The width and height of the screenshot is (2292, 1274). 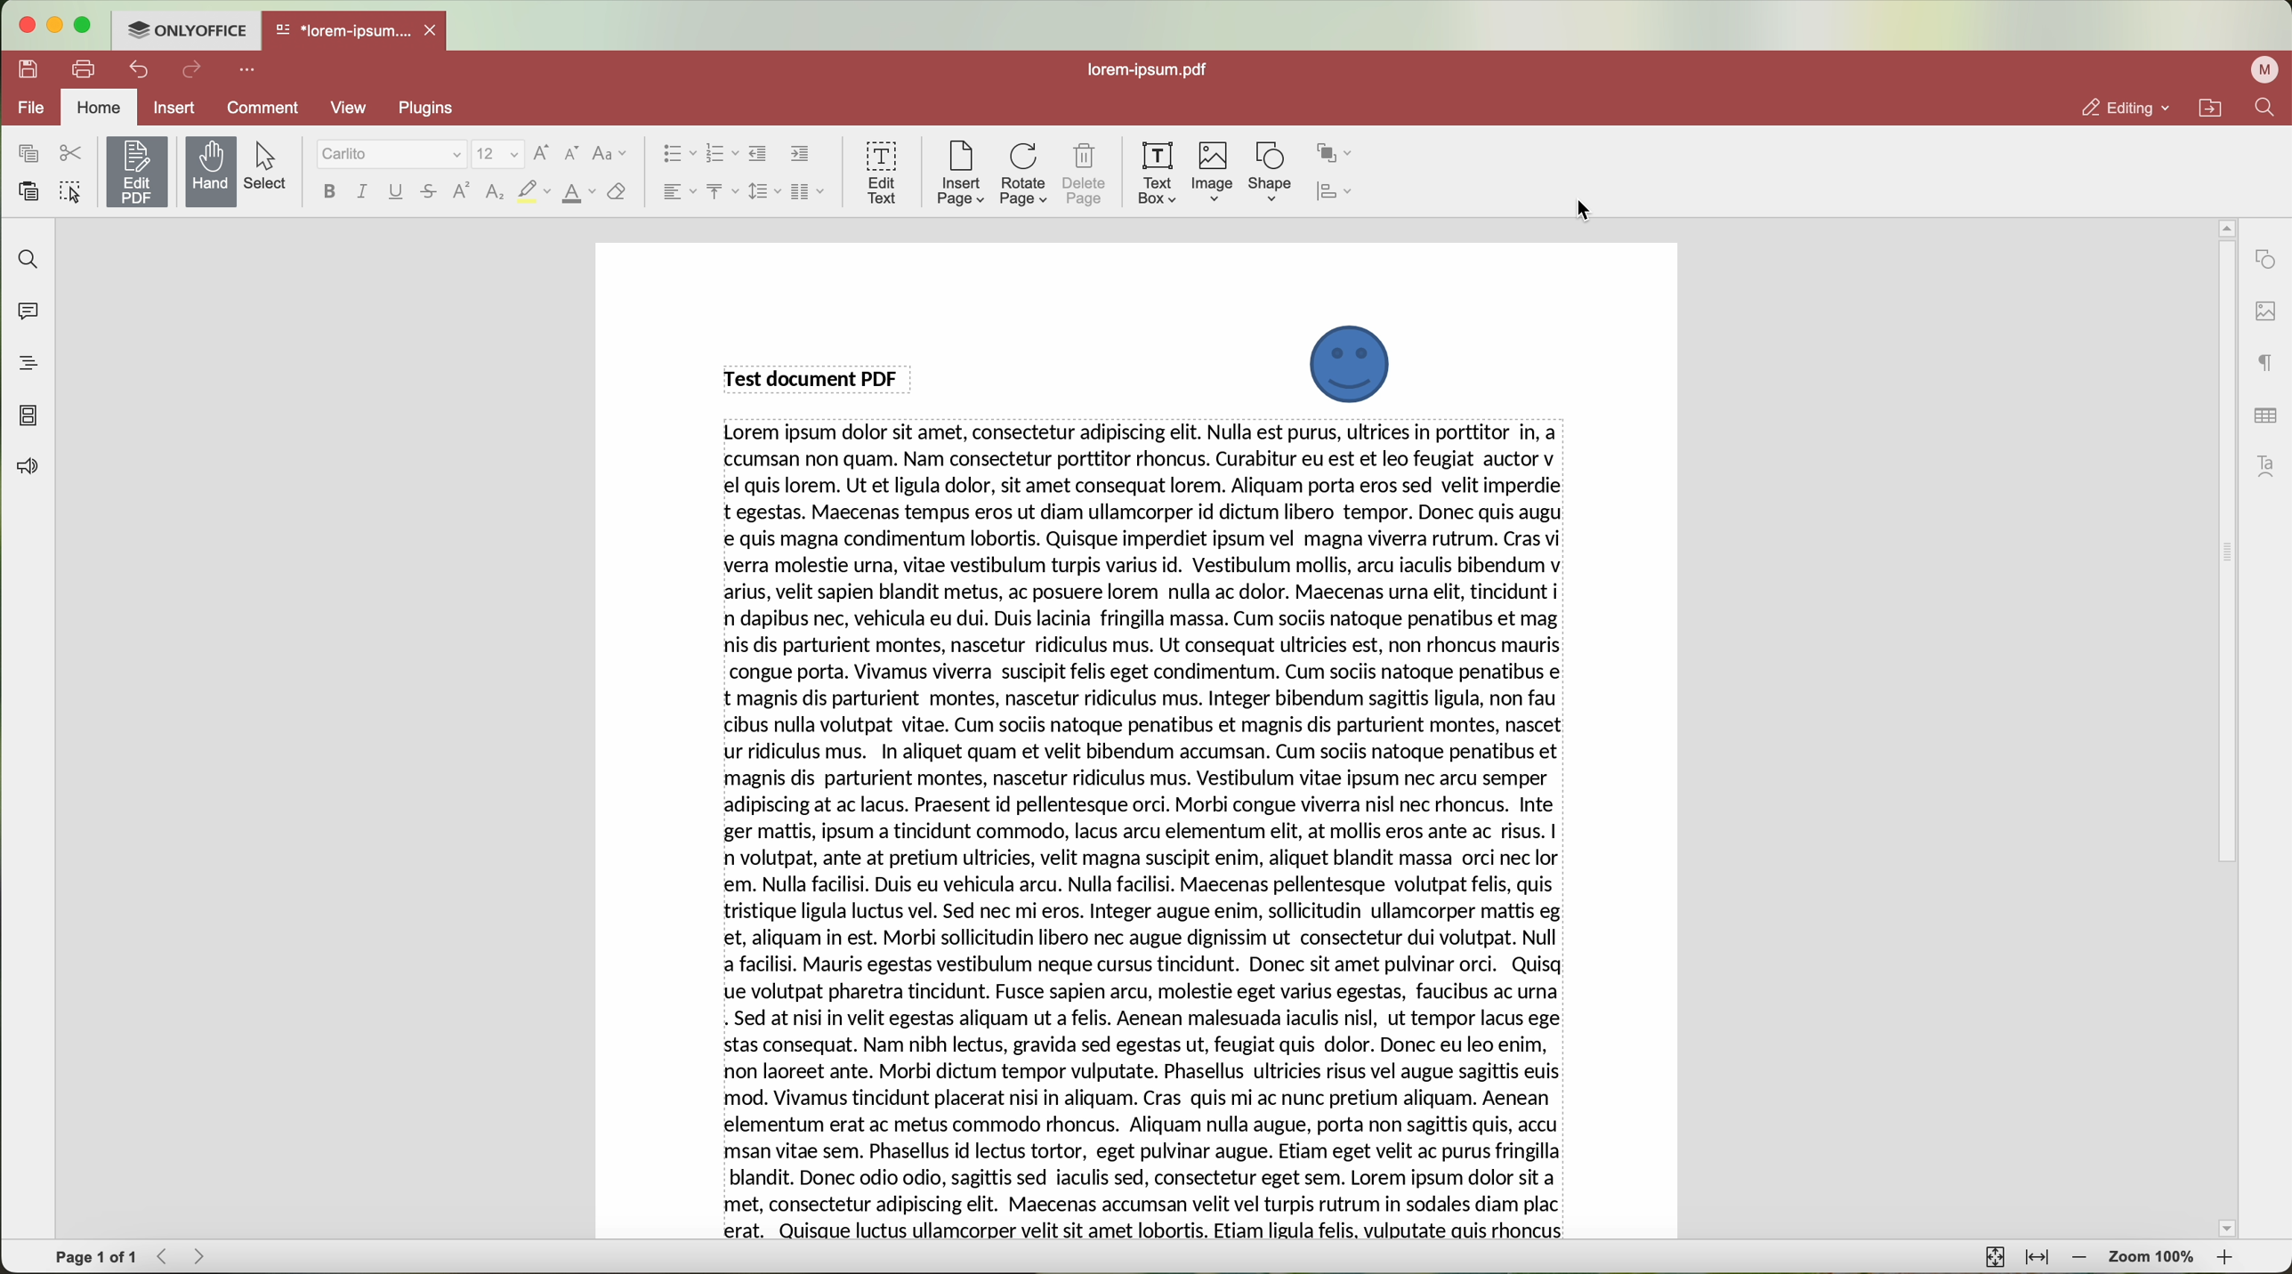 What do you see at coordinates (360, 190) in the screenshot?
I see `italic` at bounding box center [360, 190].